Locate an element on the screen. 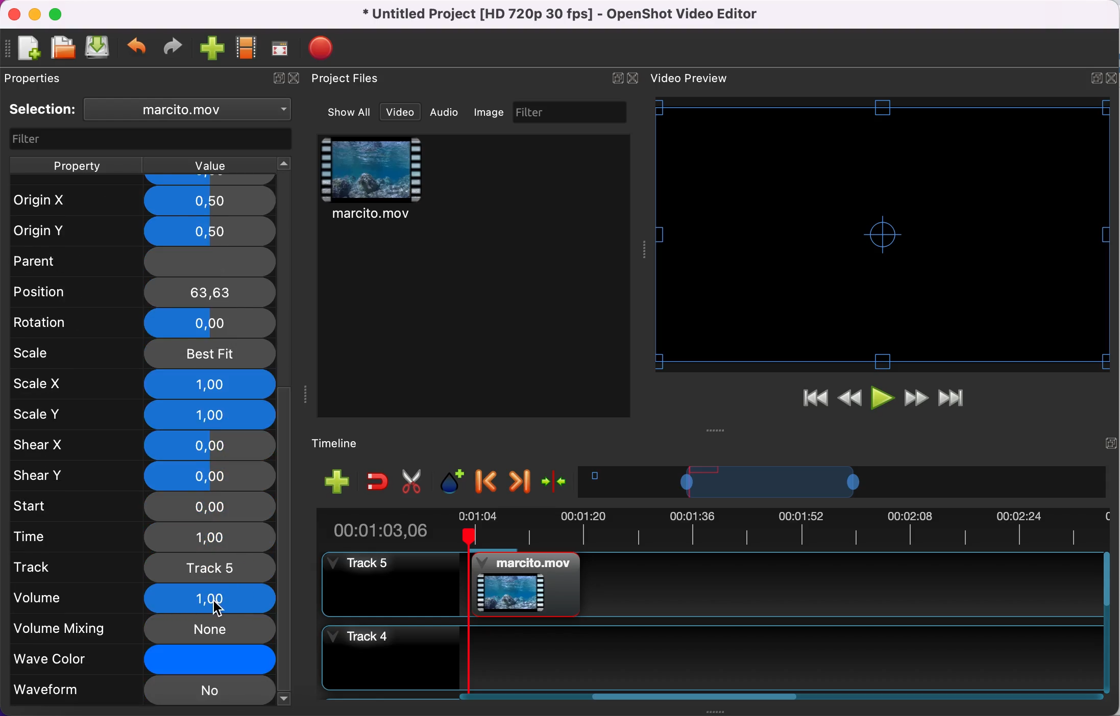 Image resolution: width=1120 pixels, height=716 pixels. new file is located at coordinates (25, 49).